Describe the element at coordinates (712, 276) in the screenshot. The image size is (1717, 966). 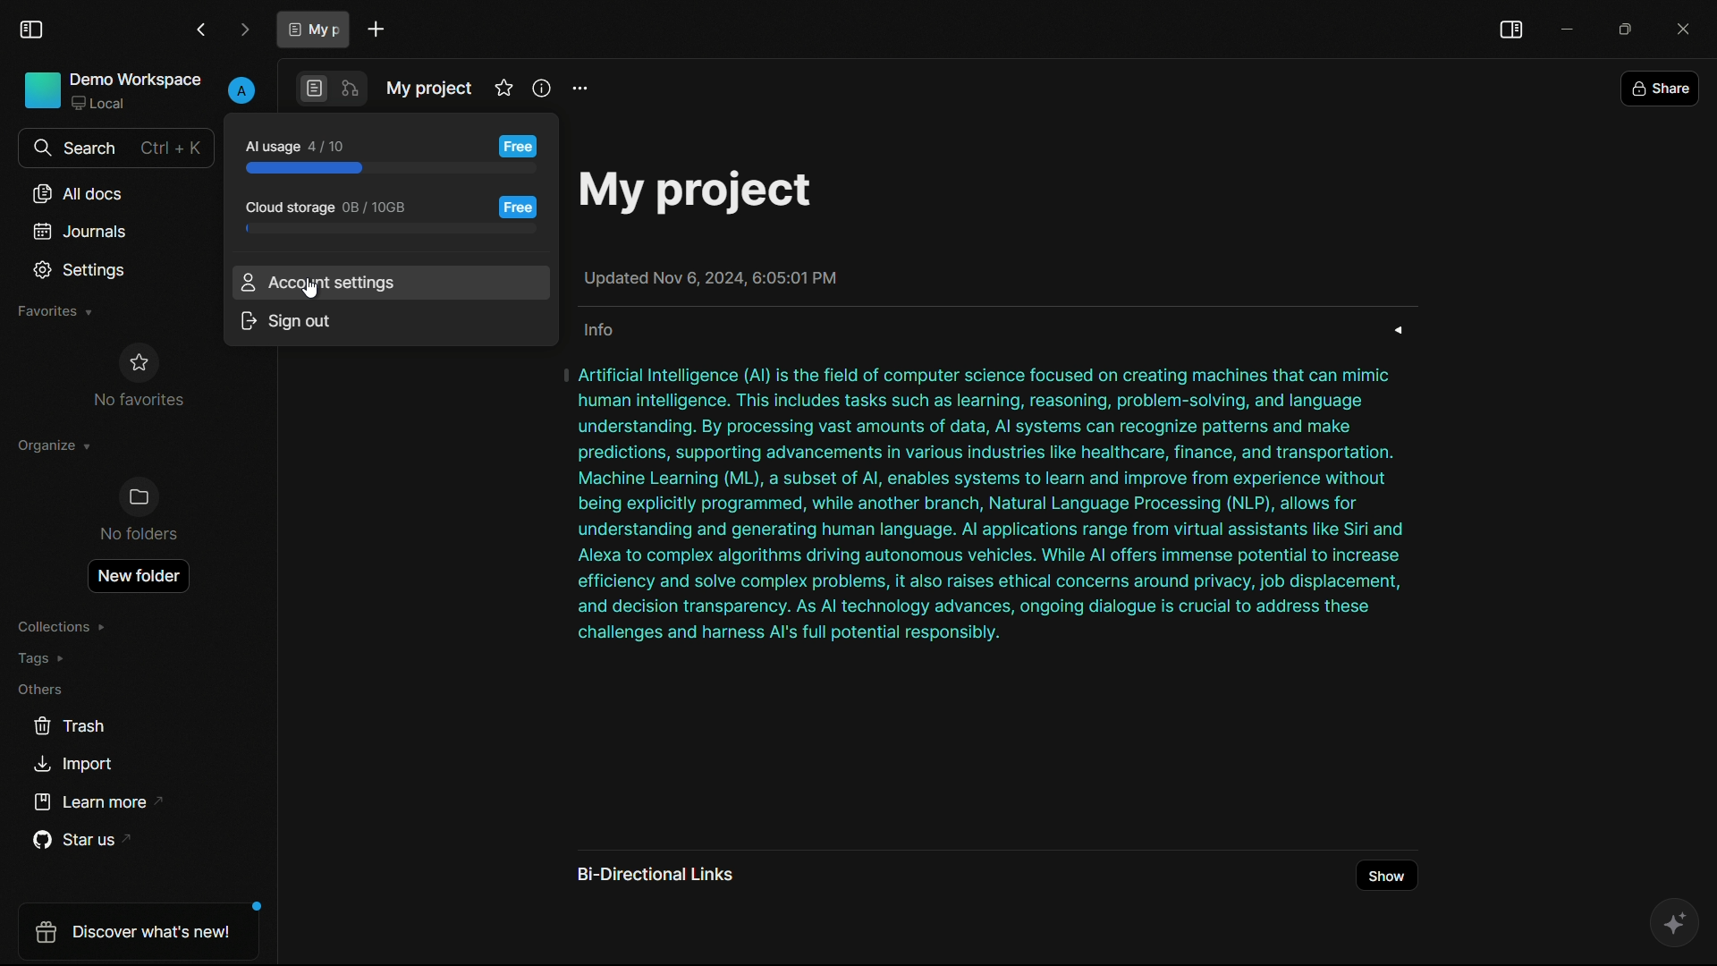
I see `Updated Nov 6, 2024, 6:05:01 PM` at that location.